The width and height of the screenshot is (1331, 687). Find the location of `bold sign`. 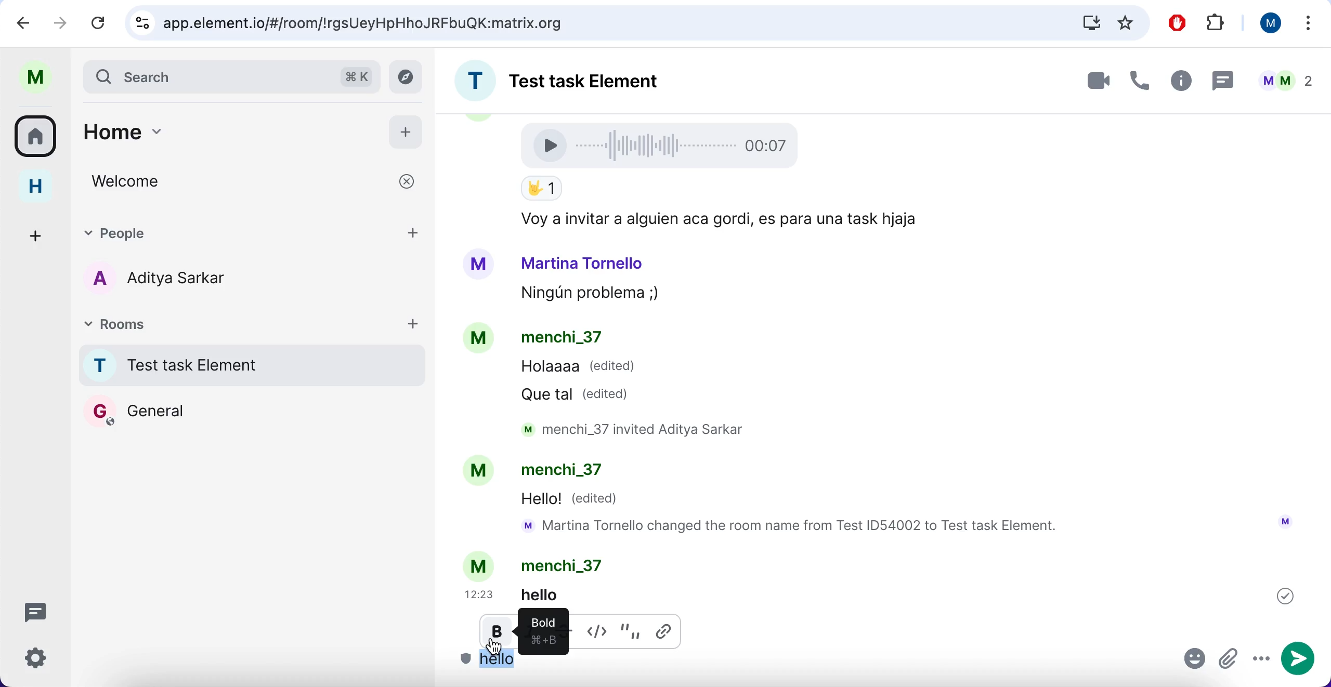

bold sign is located at coordinates (541, 627).